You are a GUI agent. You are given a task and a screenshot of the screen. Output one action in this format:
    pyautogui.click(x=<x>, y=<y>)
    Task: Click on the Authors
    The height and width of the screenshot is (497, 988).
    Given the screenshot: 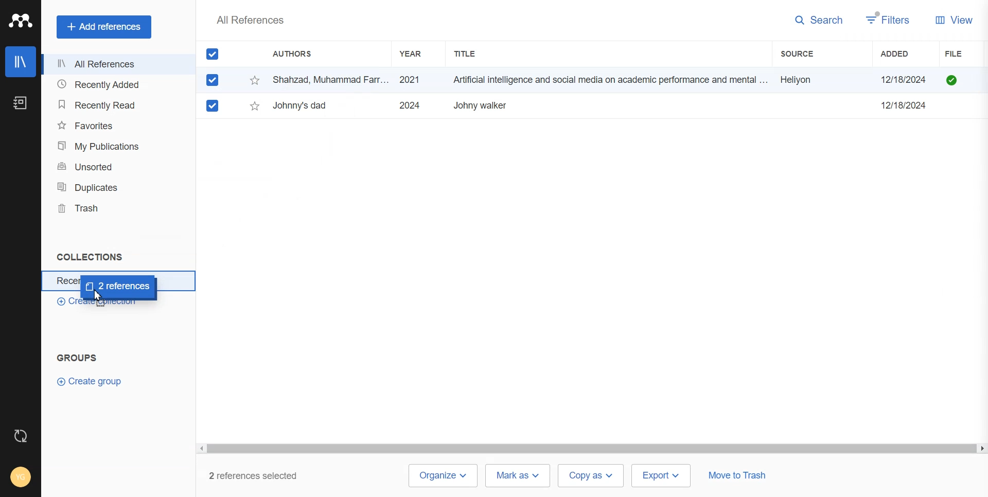 What is the action you would take?
    pyautogui.click(x=297, y=55)
    